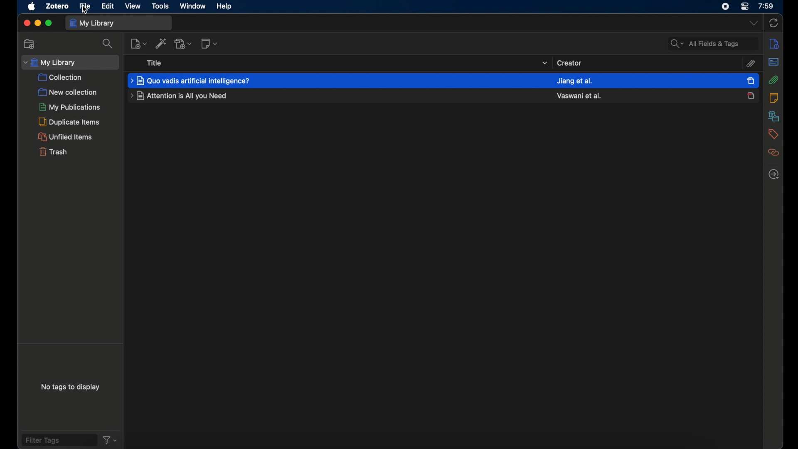  Describe the element at coordinates (70, 107) in the screenshot. I see `my publications` at that location.